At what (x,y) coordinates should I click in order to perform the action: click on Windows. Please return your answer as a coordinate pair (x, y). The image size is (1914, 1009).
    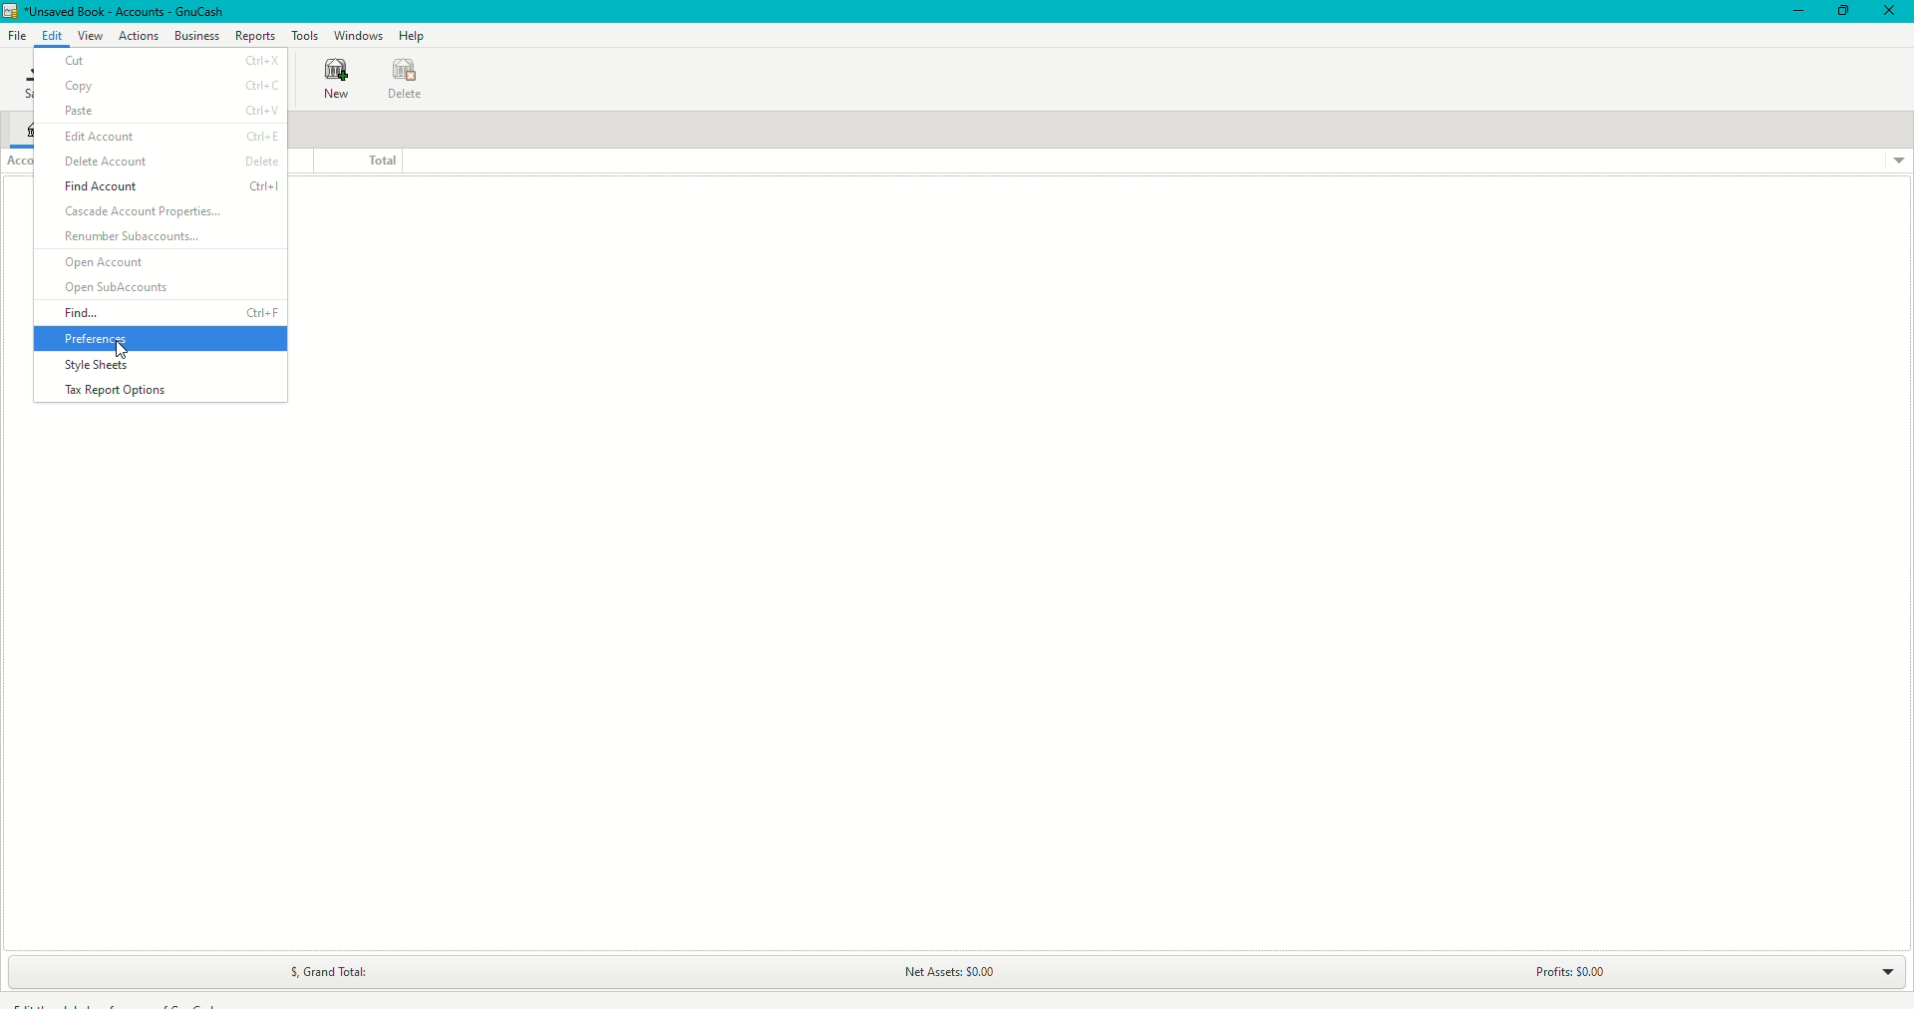
    Looking at the image, I should click on (362, 35).